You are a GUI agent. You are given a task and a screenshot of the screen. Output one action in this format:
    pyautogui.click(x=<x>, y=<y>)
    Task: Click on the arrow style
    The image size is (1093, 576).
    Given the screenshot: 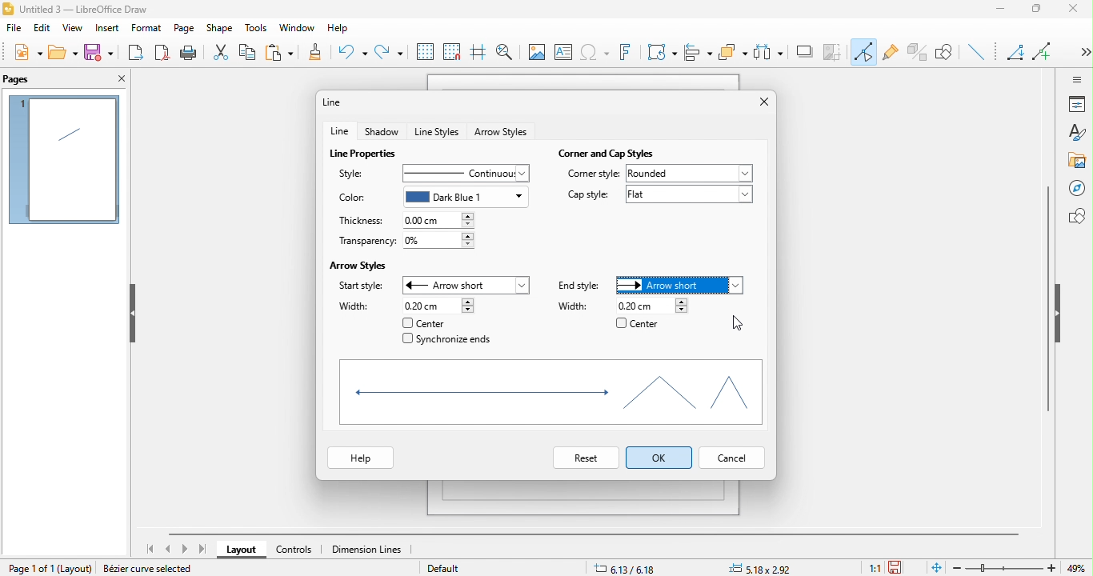 What is the action you would take?
    pyautogui.click(x=502, y=133)
    